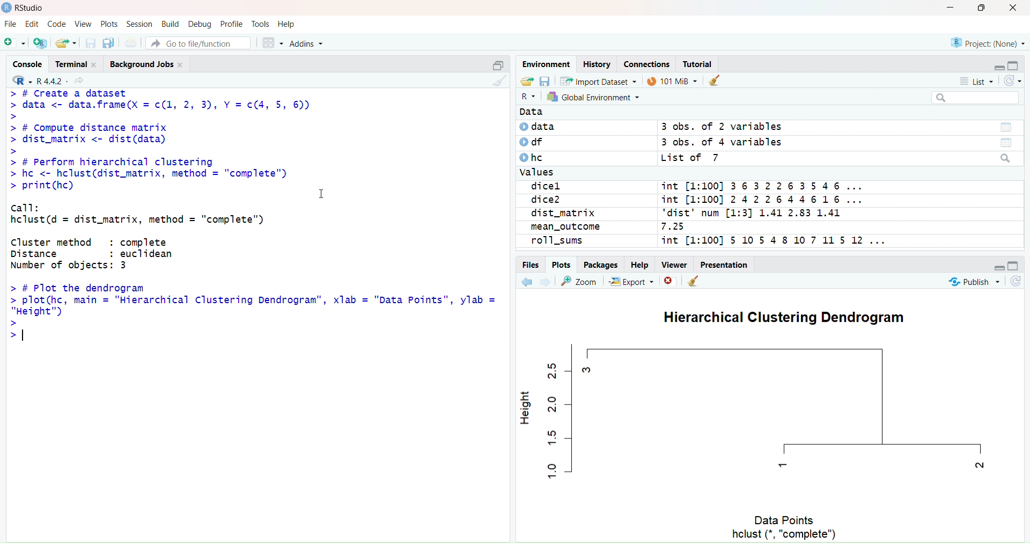  What do you see at coordinates (66, 42) in the screenshot?
I see `Open an existing file (Ctrl + O)` at bounding box center [66, 42].